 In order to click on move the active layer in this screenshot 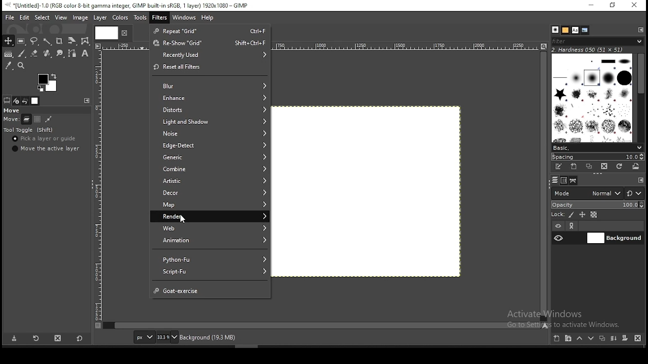, I will do `click(46, 149)`.